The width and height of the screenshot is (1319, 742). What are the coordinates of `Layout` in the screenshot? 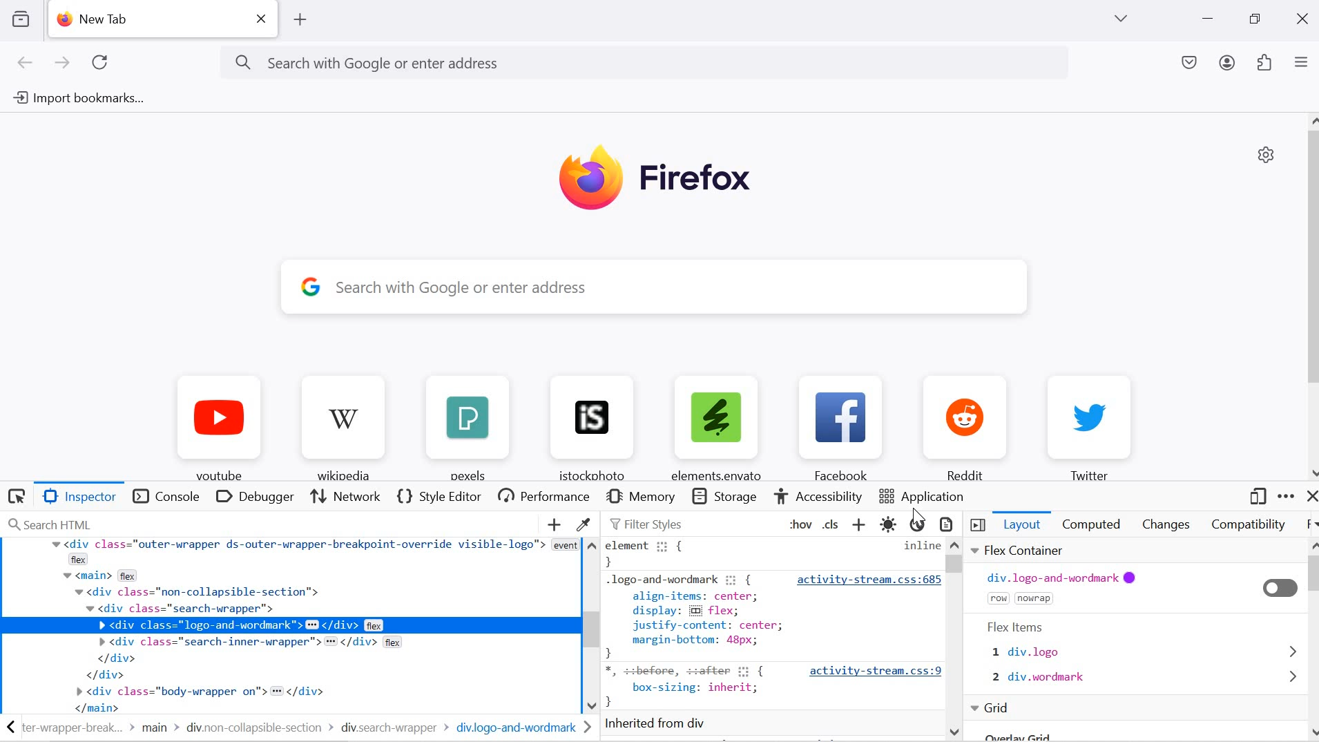 It's located at (1023, 524).